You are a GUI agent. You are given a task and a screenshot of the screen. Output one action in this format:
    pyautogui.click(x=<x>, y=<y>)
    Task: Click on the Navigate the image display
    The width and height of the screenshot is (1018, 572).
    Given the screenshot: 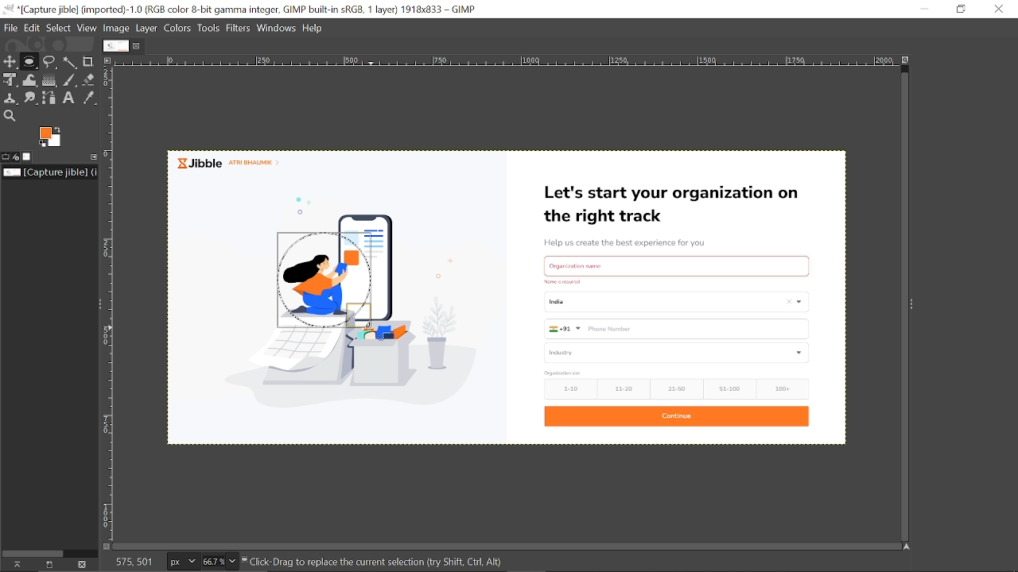 What is the action you would take?
    pyautogui.click(x=905, y=547)
    